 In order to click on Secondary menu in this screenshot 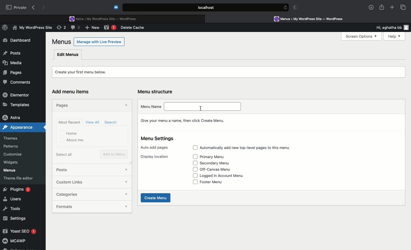, I will do `click(218, 163)`.